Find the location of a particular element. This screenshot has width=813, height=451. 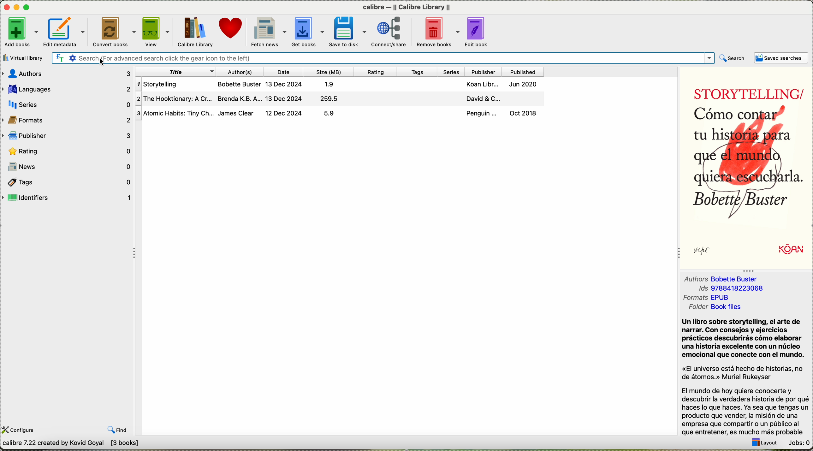

authors is located at coordinates (693, 279).